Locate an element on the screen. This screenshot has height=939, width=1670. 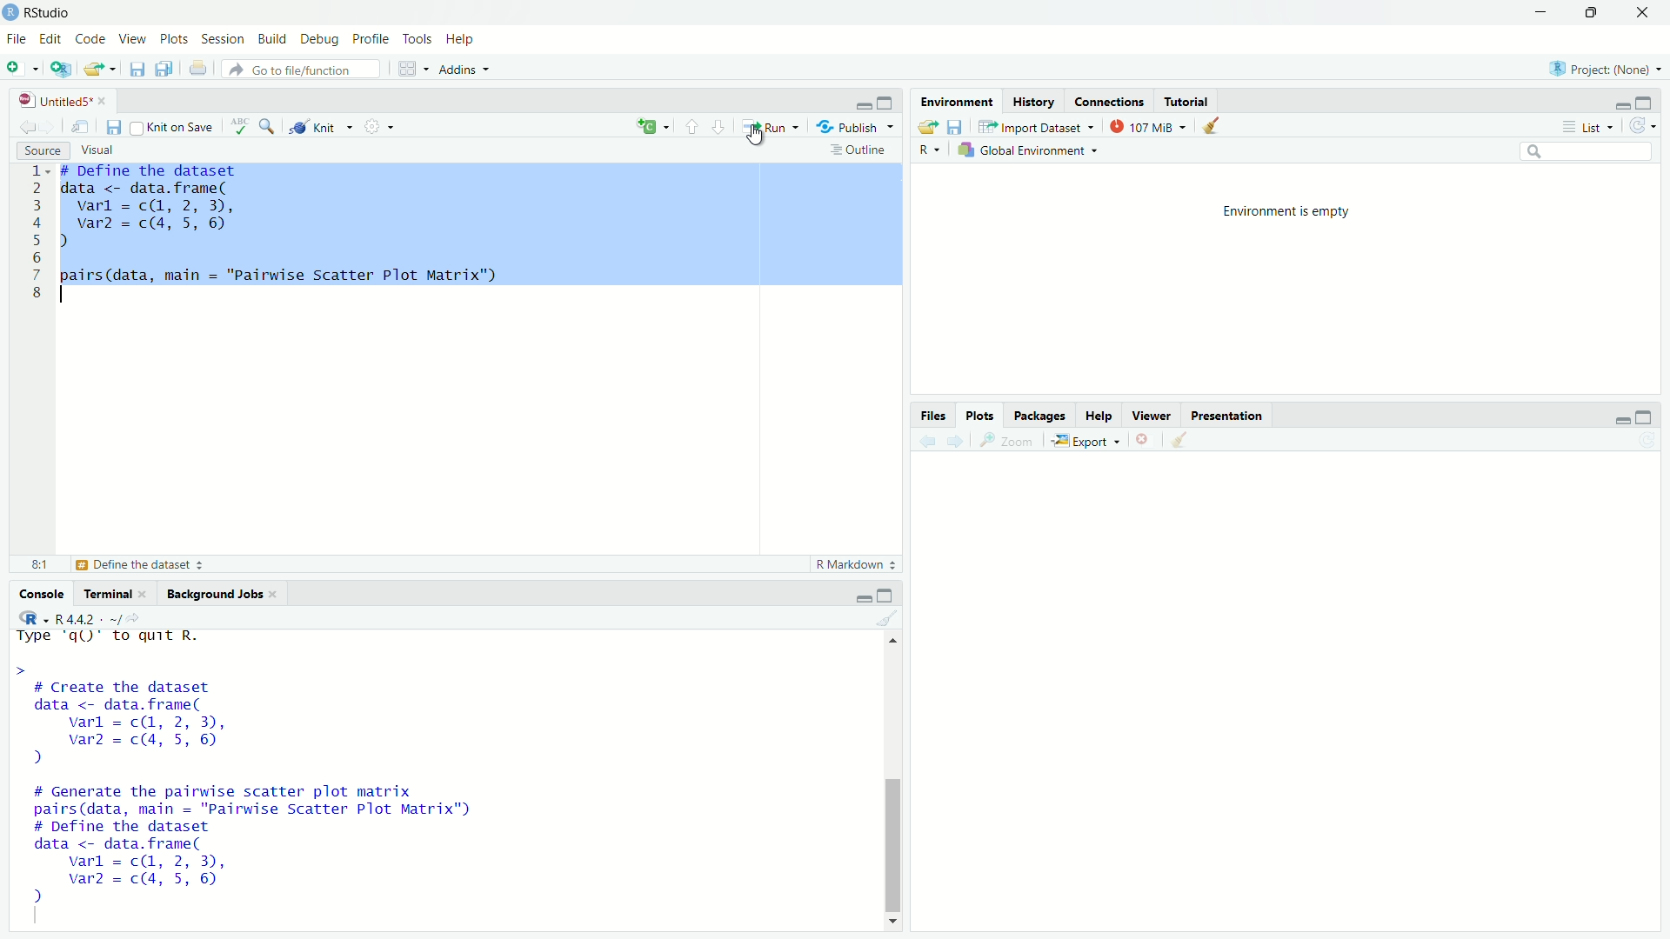
Environment is empty is located at coordinates (1289, 210).